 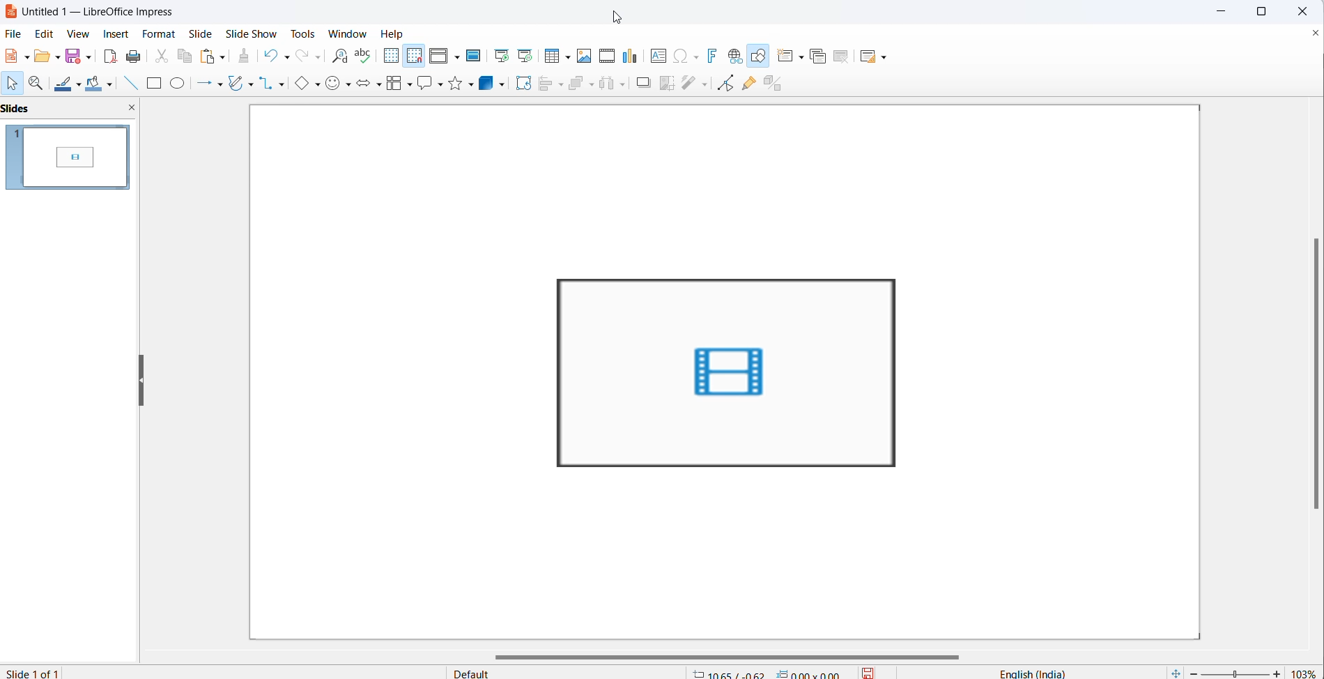 I want to click on distribute objects, so click(x=696, y=84).